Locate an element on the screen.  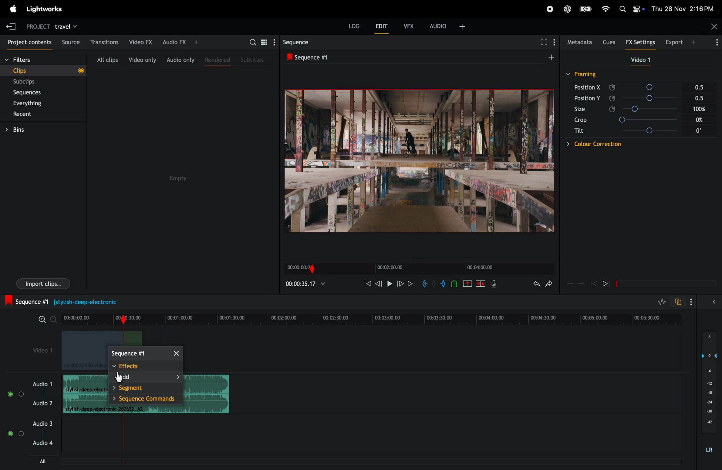
cues is located at coordinates (609, 41).